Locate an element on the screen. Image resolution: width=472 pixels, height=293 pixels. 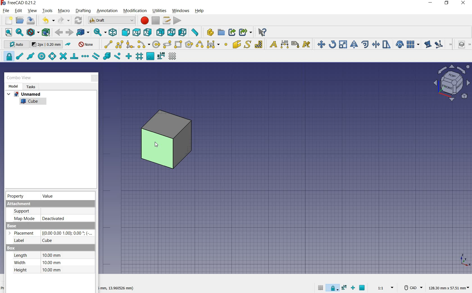
fillet is located at coordinates (130, 44).